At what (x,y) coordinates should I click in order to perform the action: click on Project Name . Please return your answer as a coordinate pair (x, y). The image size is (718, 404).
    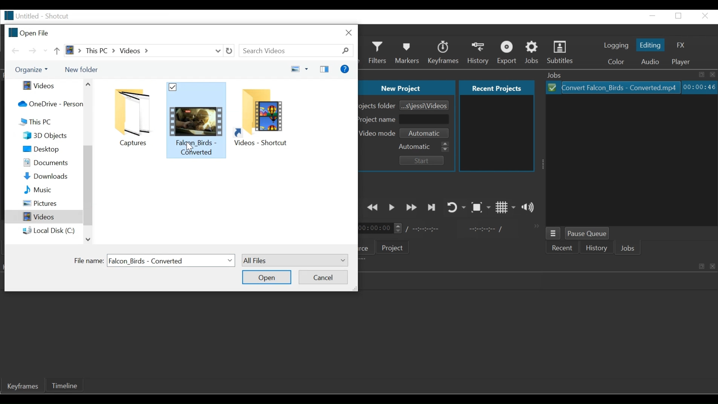
    Looking at the image, I should click on (379, 120).